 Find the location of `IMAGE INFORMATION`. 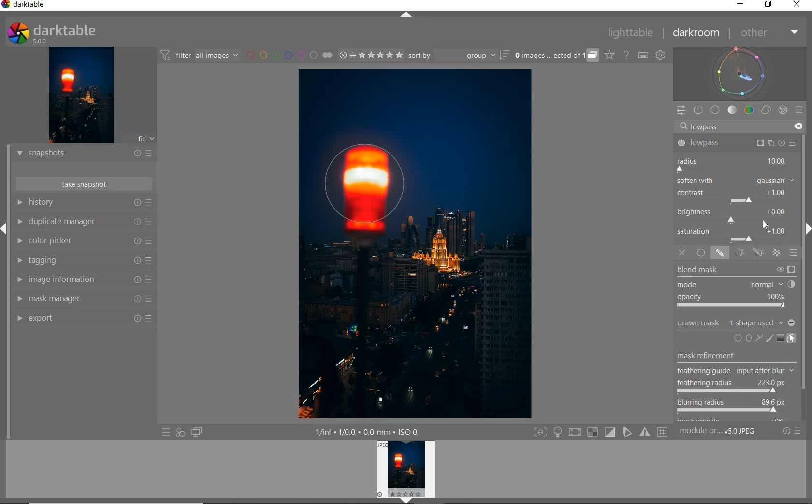

IMAGE INFORMATION is located at coordinates (83, 280).